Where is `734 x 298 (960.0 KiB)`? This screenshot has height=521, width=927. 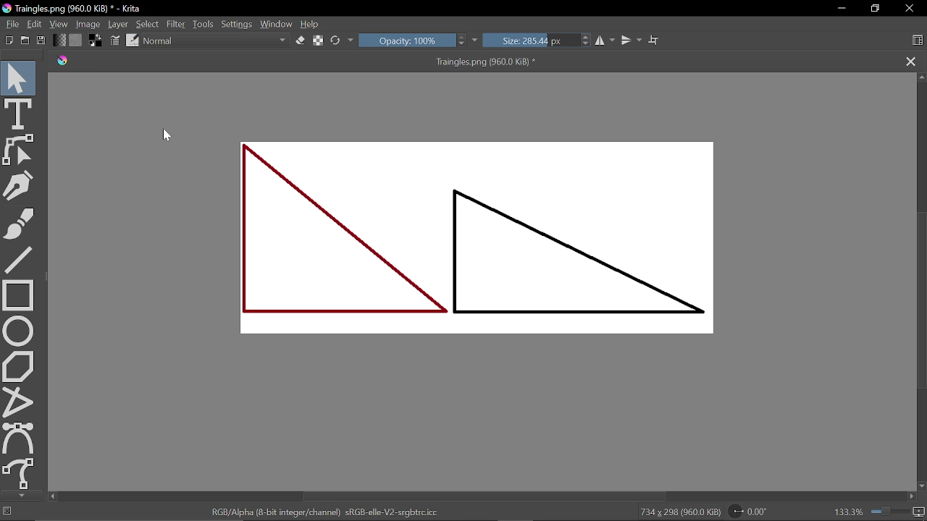 734 x 298 (960.0 KiB) is located at coordinates (677, 512).